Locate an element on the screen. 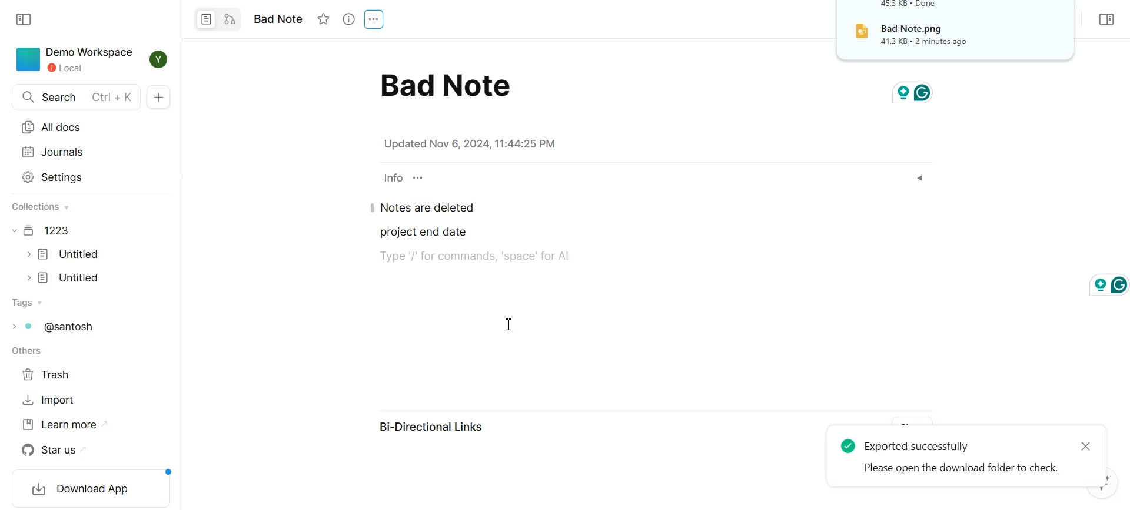 Image resolution: width=1130 pixels, height=510 pixels. note details is located at coordinates (466, 143).